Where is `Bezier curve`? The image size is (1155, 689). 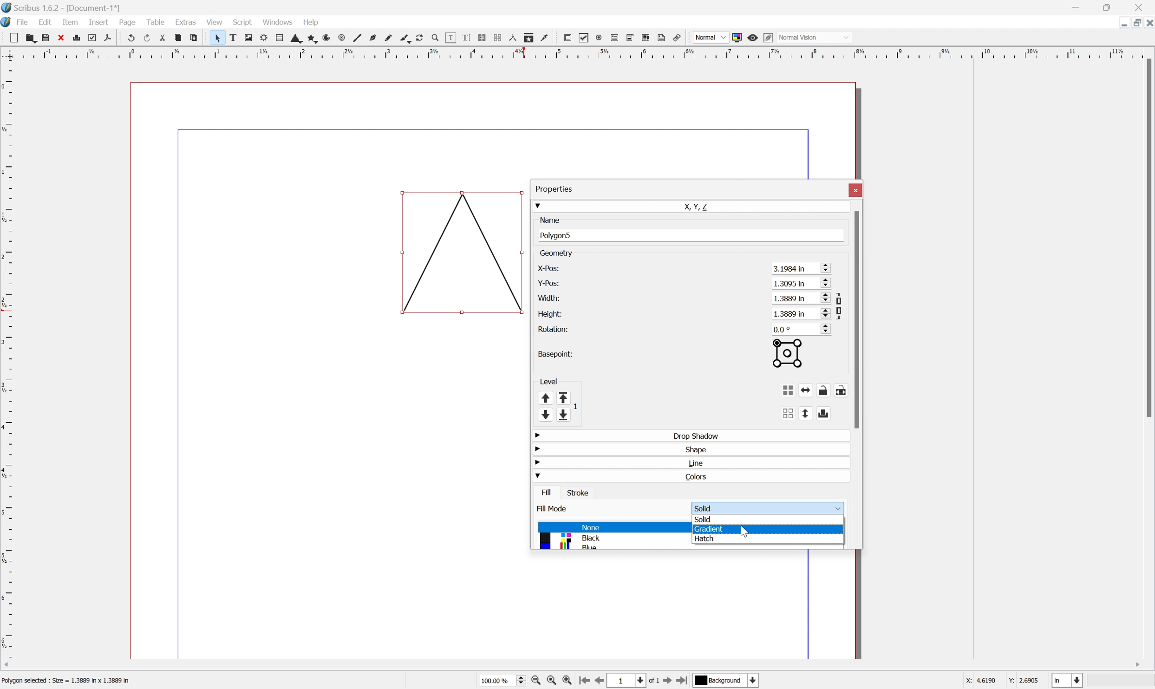
Bezier curve is located at coordinates (372, 37).